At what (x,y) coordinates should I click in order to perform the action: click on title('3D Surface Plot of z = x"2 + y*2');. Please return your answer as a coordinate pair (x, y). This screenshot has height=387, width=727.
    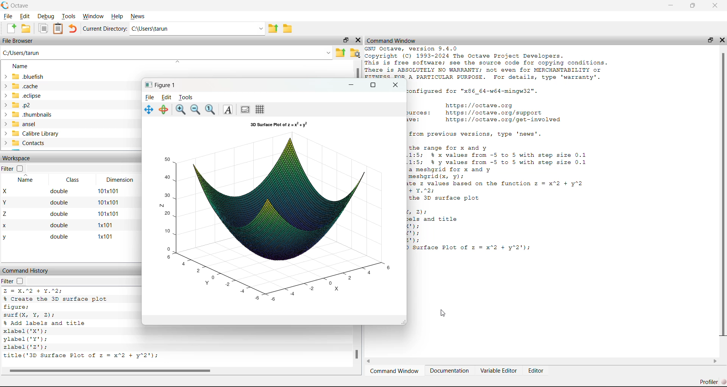
    Looking at the image, I should click on (84, 356).